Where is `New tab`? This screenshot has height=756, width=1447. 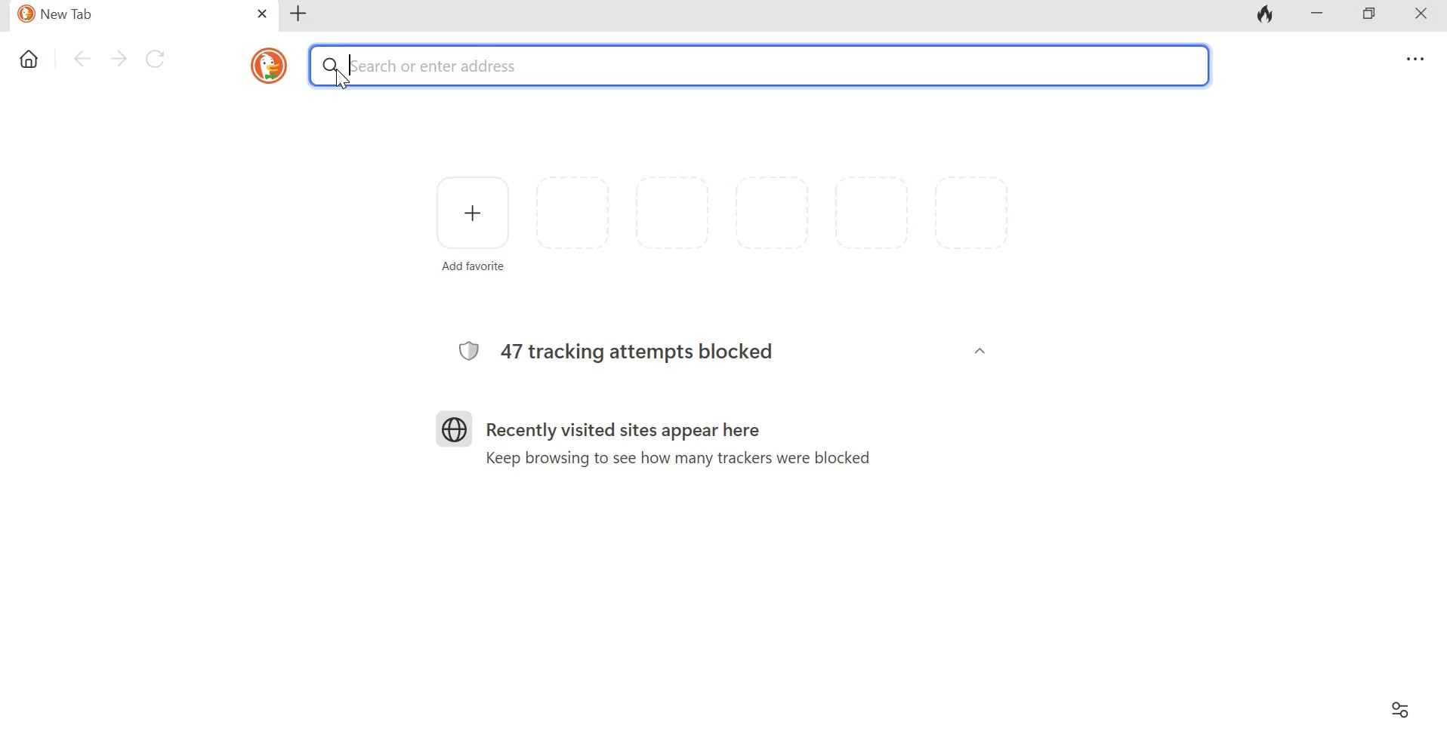
New tab is located at coordinates (303, 15).